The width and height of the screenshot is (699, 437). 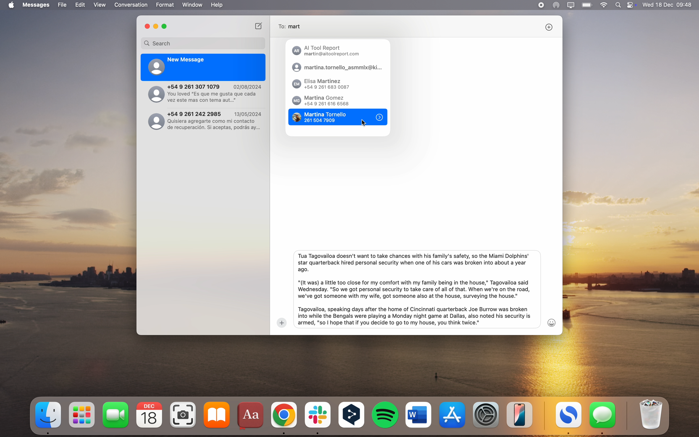 I want to click on wifi, so click(x=604, y=5).